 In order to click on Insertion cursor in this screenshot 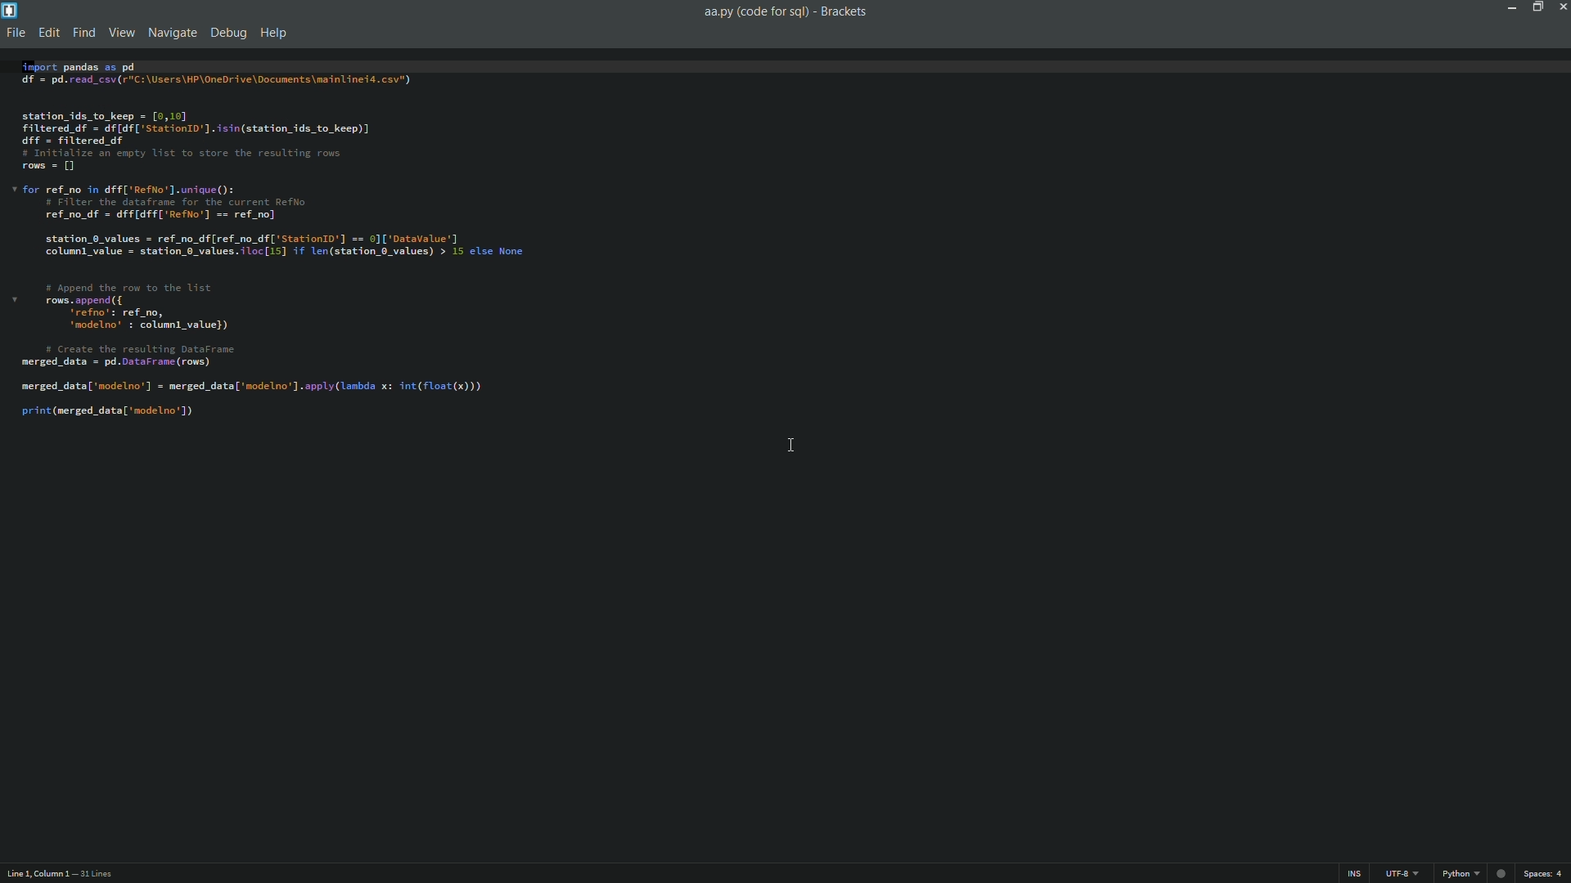, I will do `click(792, 448)`.